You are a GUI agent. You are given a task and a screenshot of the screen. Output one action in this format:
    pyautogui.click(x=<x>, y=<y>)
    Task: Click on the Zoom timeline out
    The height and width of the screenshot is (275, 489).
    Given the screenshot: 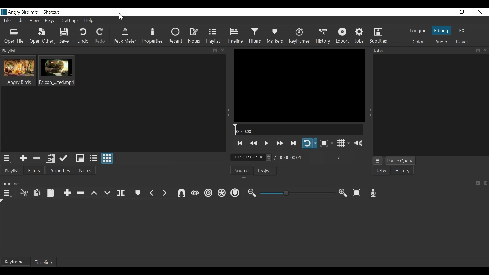 What is the action you would take?
    pyautogui.click(x=252, y=193)
    